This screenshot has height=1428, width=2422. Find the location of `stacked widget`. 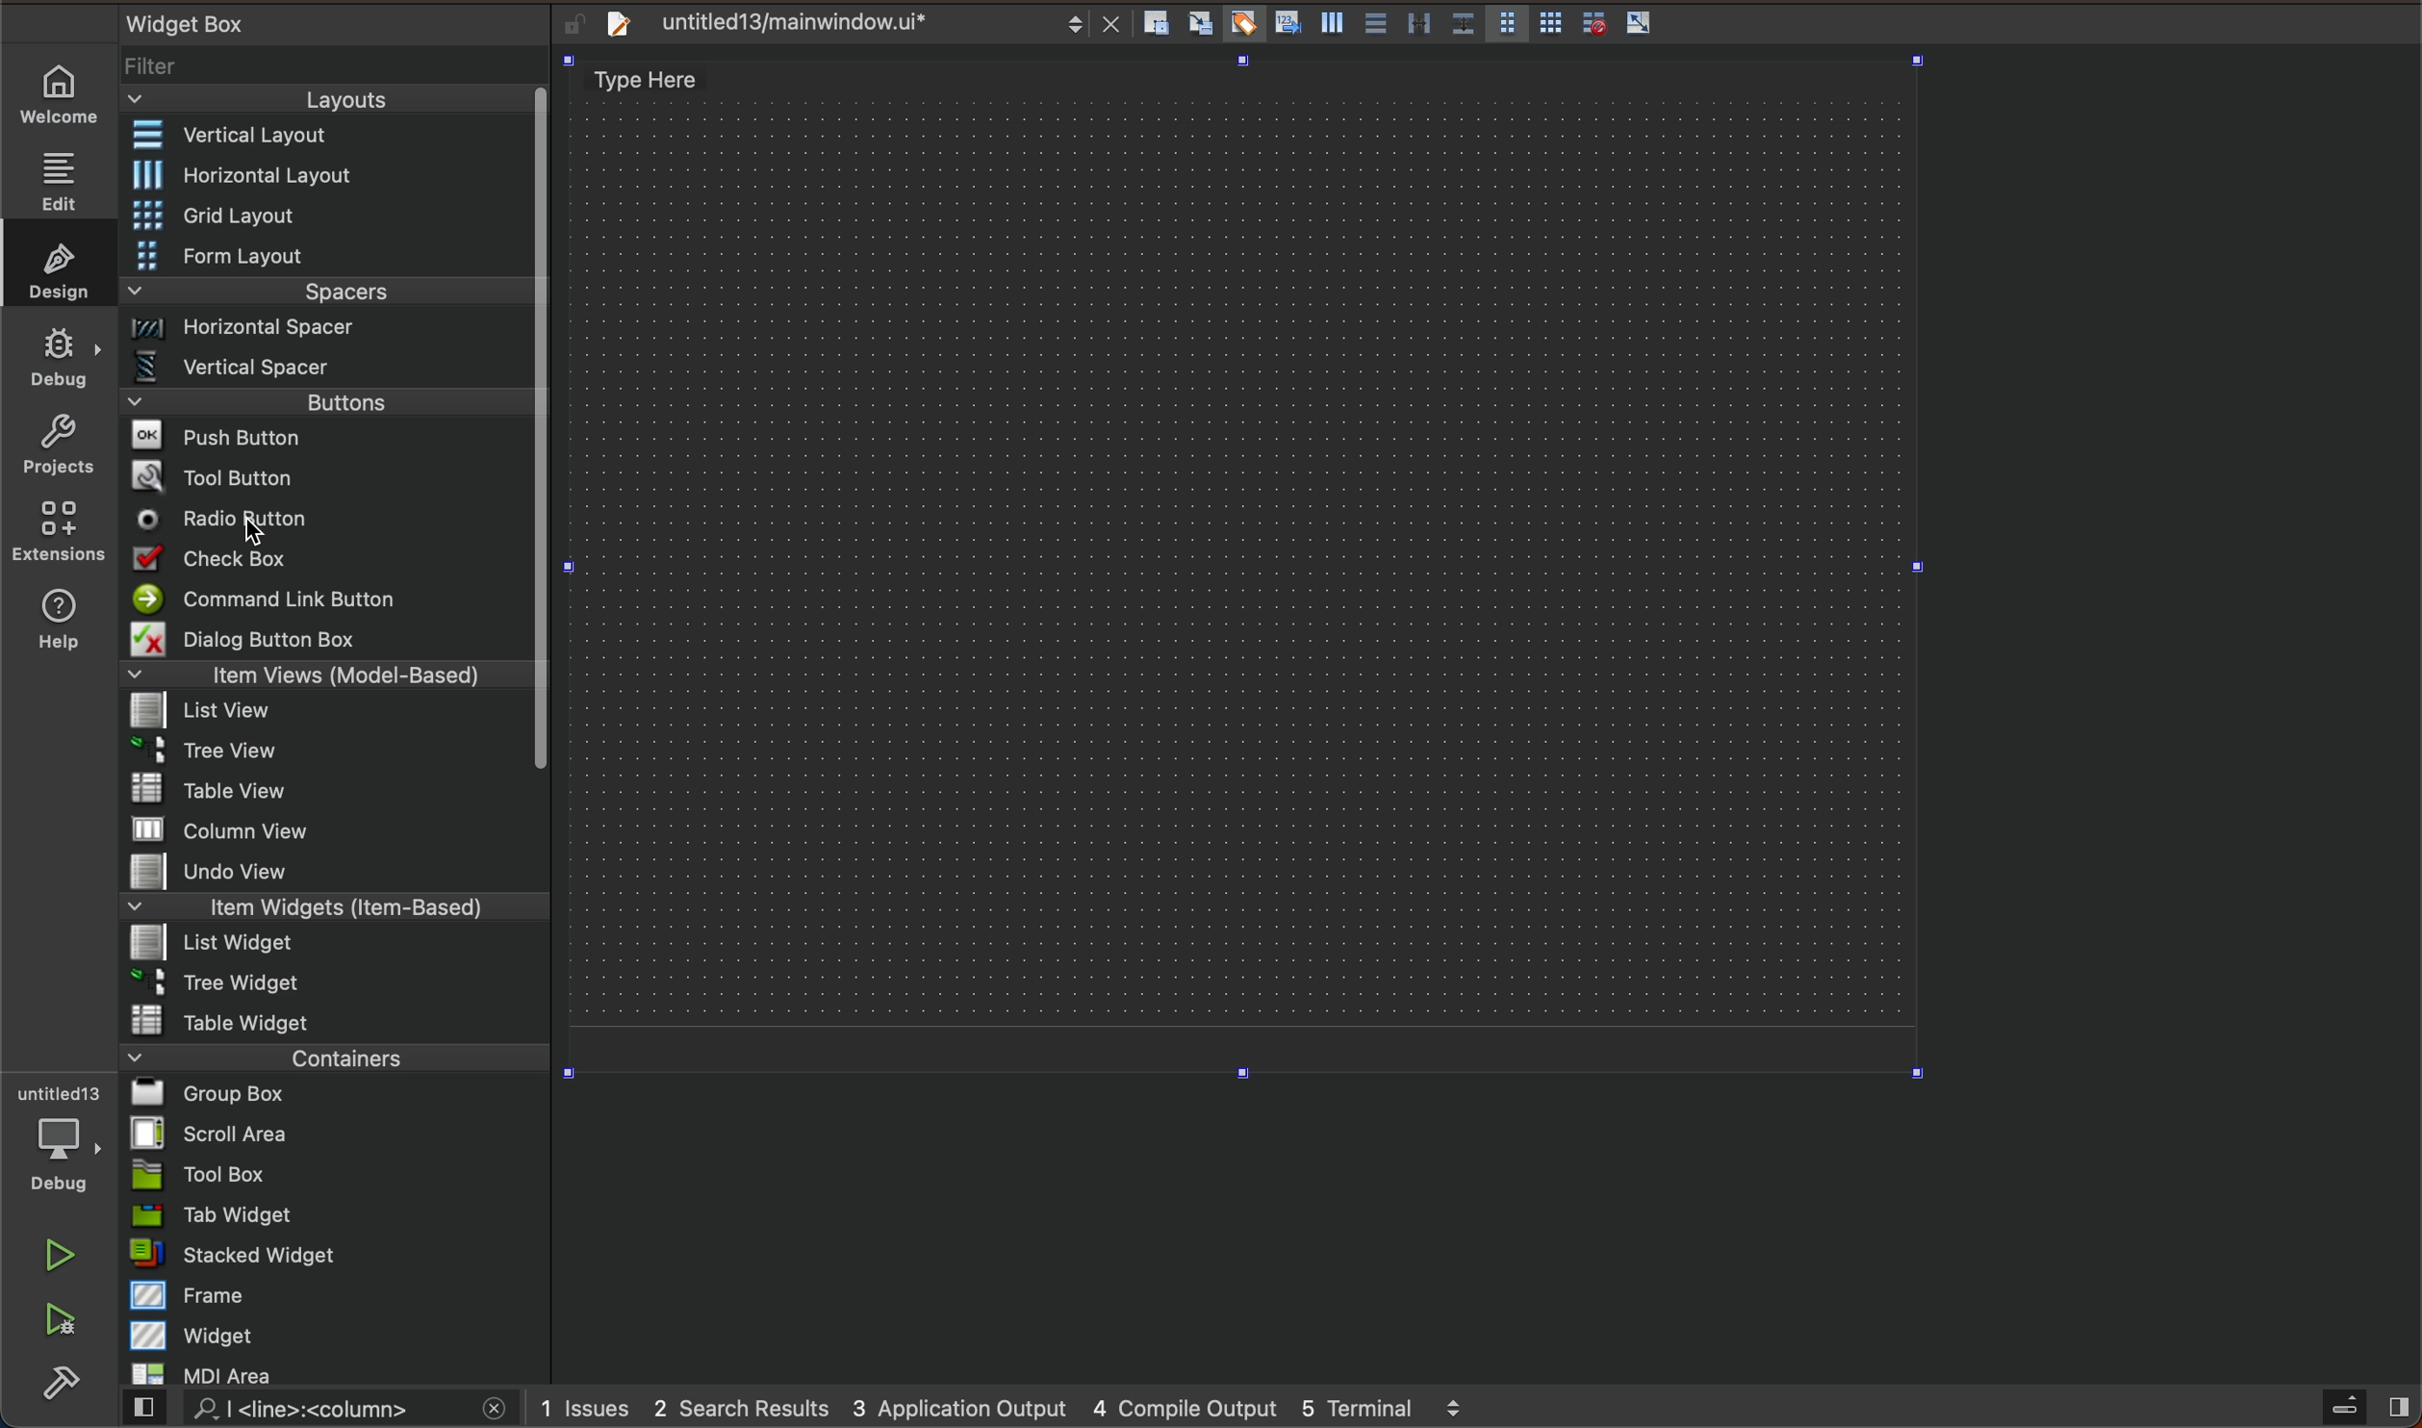

stacked widget is located at coordinates (336, 1254).